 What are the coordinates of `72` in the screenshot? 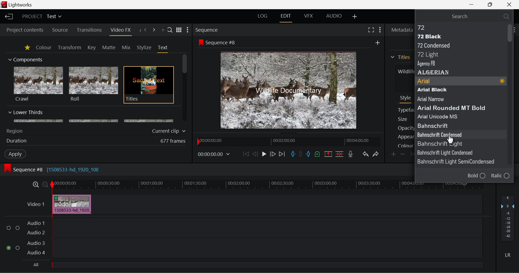 It's located at (456, 27).